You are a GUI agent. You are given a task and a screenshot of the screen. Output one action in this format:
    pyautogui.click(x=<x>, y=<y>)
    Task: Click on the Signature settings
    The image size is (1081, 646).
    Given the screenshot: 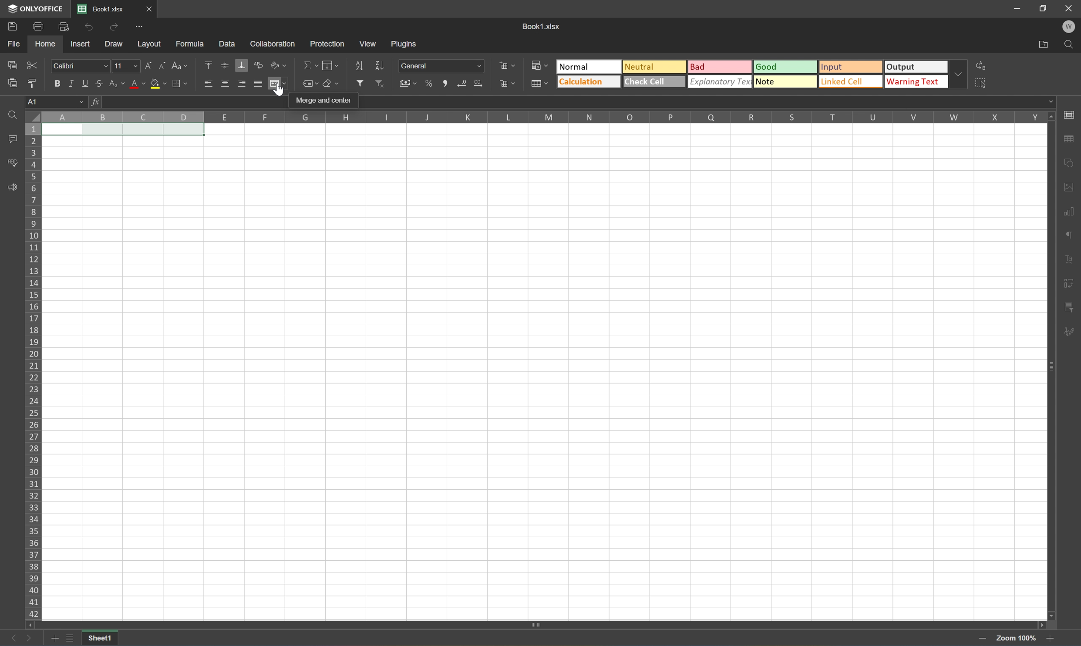 What is the action you would take?
    pyautogui.click(x=1069, y=335)
    